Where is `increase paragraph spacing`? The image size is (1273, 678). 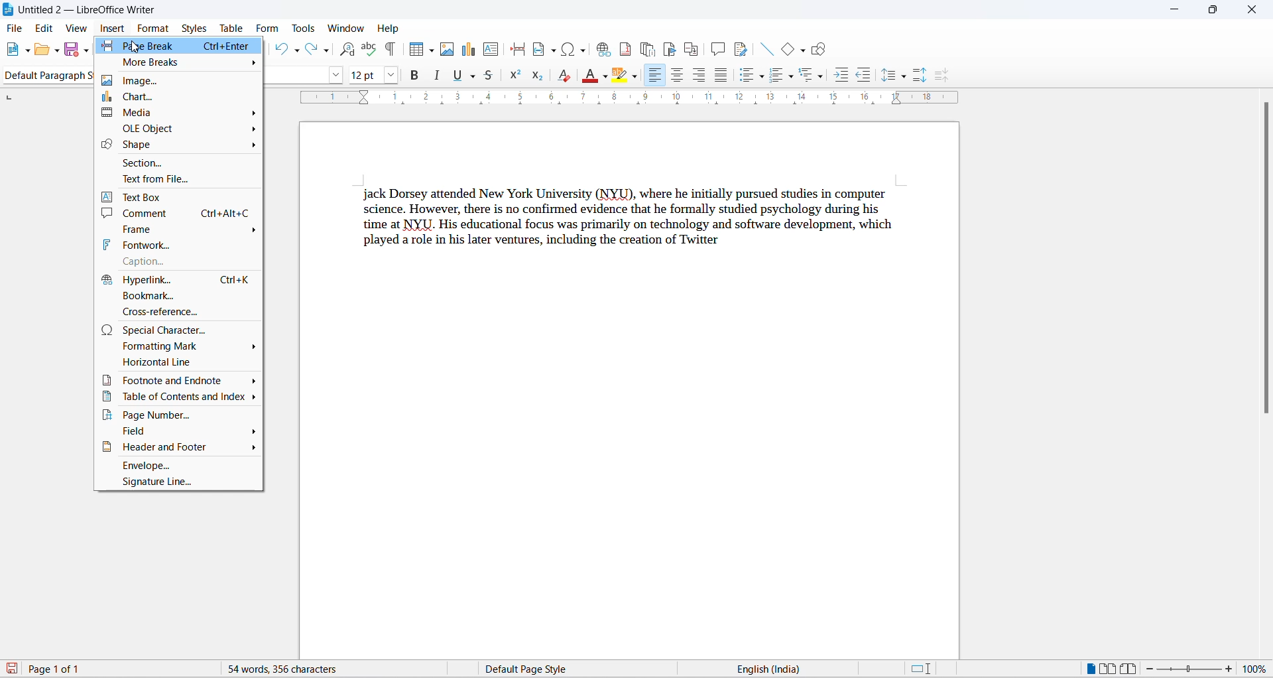
increase paragraph spacing is located at coordinates (919, 75).